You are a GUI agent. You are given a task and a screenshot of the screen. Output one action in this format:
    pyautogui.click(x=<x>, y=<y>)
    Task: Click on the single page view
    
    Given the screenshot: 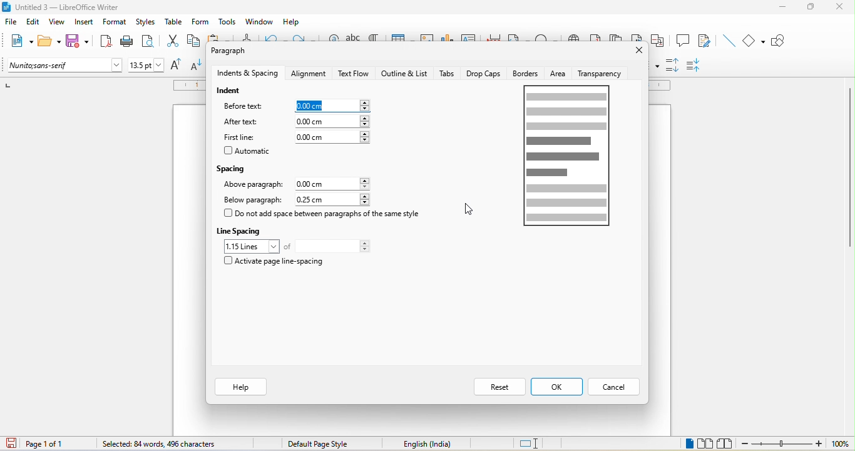 What is the action you would take?
    pyautogui.click(x=683, y=444)
    